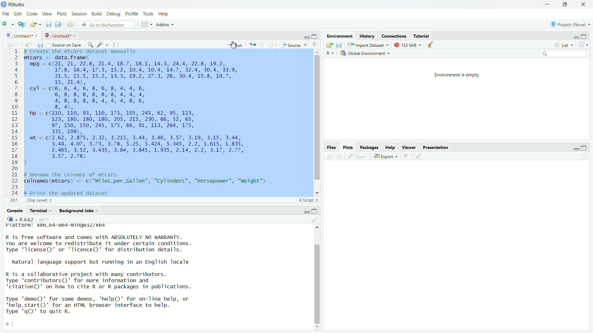 The height and width of the screenshot is (333, 593). I want to click on back, so click(7, 44).